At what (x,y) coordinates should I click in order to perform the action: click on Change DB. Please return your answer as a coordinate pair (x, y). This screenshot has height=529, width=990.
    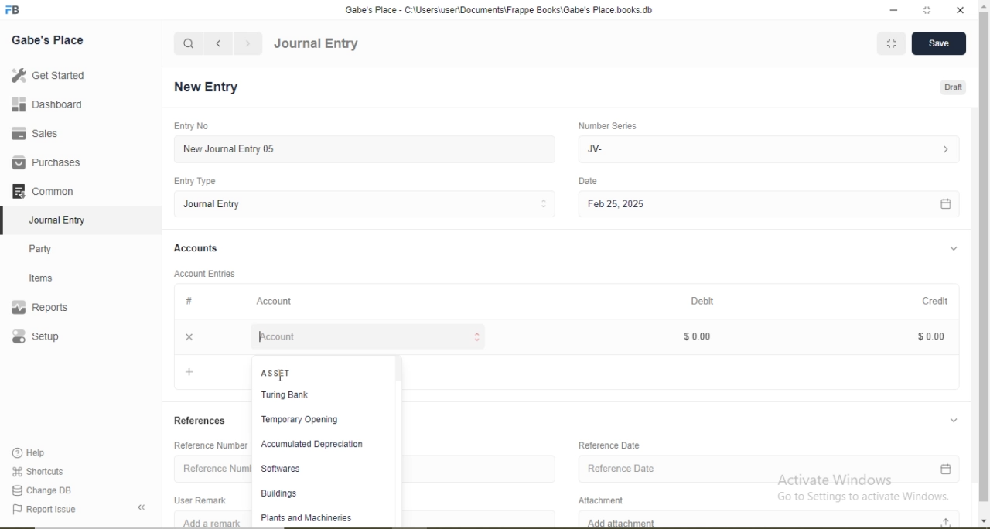
    Looking at the image, I should click on (43, 490).